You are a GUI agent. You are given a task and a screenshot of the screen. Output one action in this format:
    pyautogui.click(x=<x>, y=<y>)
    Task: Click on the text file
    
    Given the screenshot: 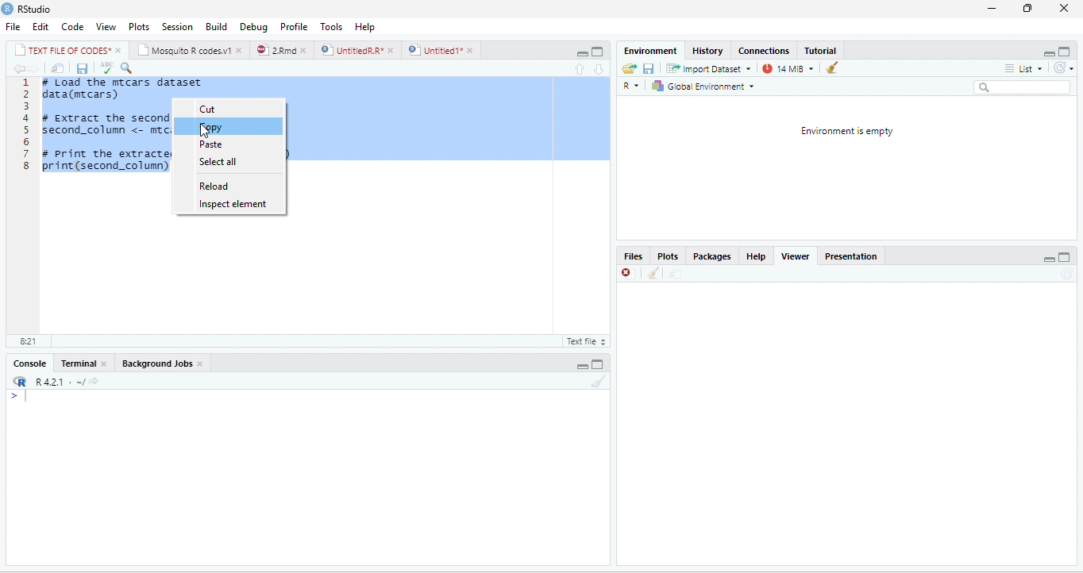 What is the action you would take?
    pyautogui.click(x=585, y=342)
    